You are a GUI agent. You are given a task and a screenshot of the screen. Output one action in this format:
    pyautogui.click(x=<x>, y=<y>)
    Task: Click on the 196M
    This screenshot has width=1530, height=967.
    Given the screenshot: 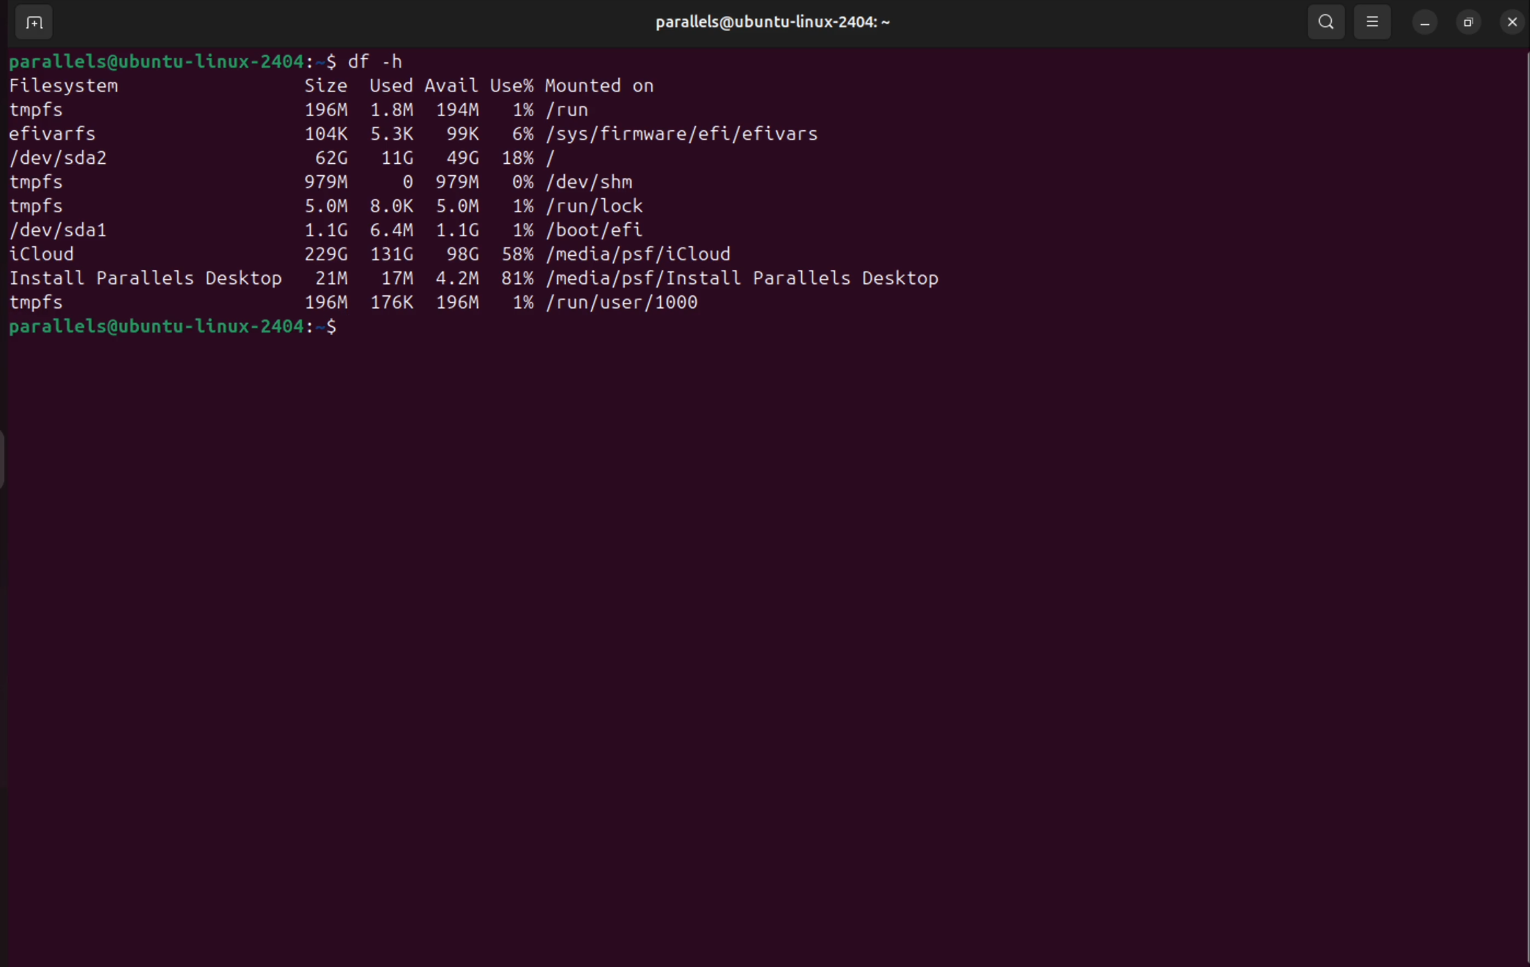 What is the action you would take?
    pyautogui.click(x=332, y=302)
    